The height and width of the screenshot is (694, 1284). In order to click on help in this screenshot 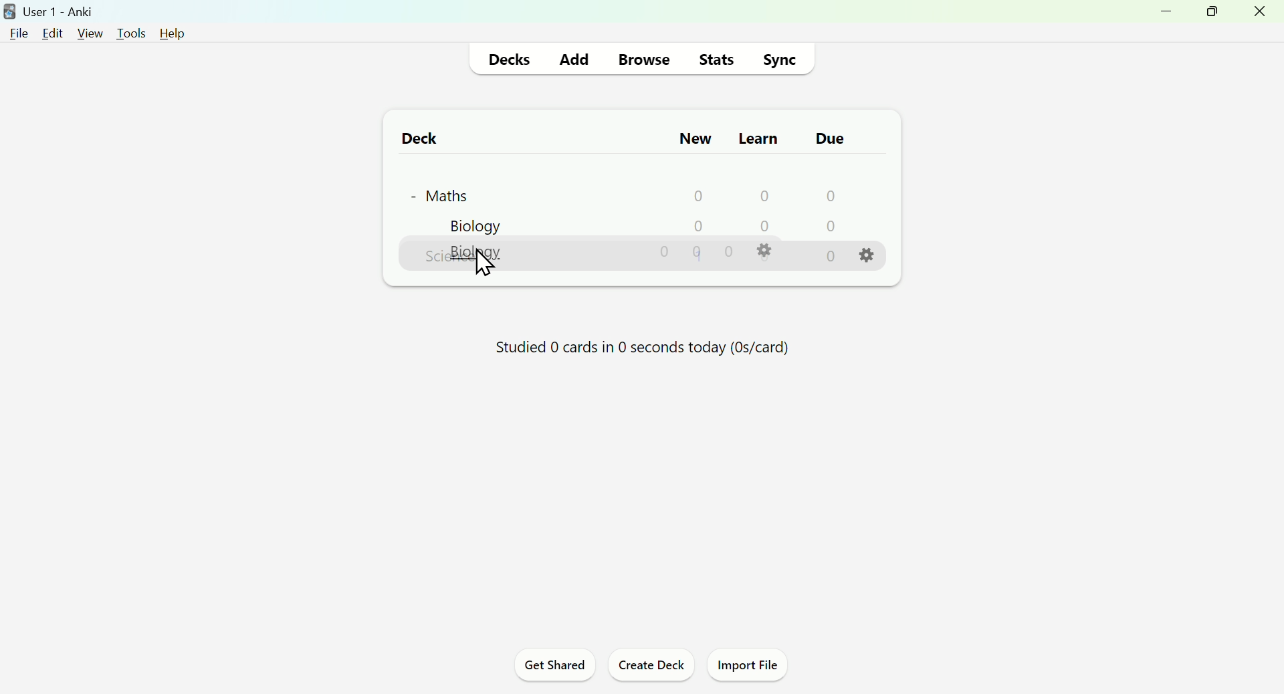, I will do `click(175, 35)`.